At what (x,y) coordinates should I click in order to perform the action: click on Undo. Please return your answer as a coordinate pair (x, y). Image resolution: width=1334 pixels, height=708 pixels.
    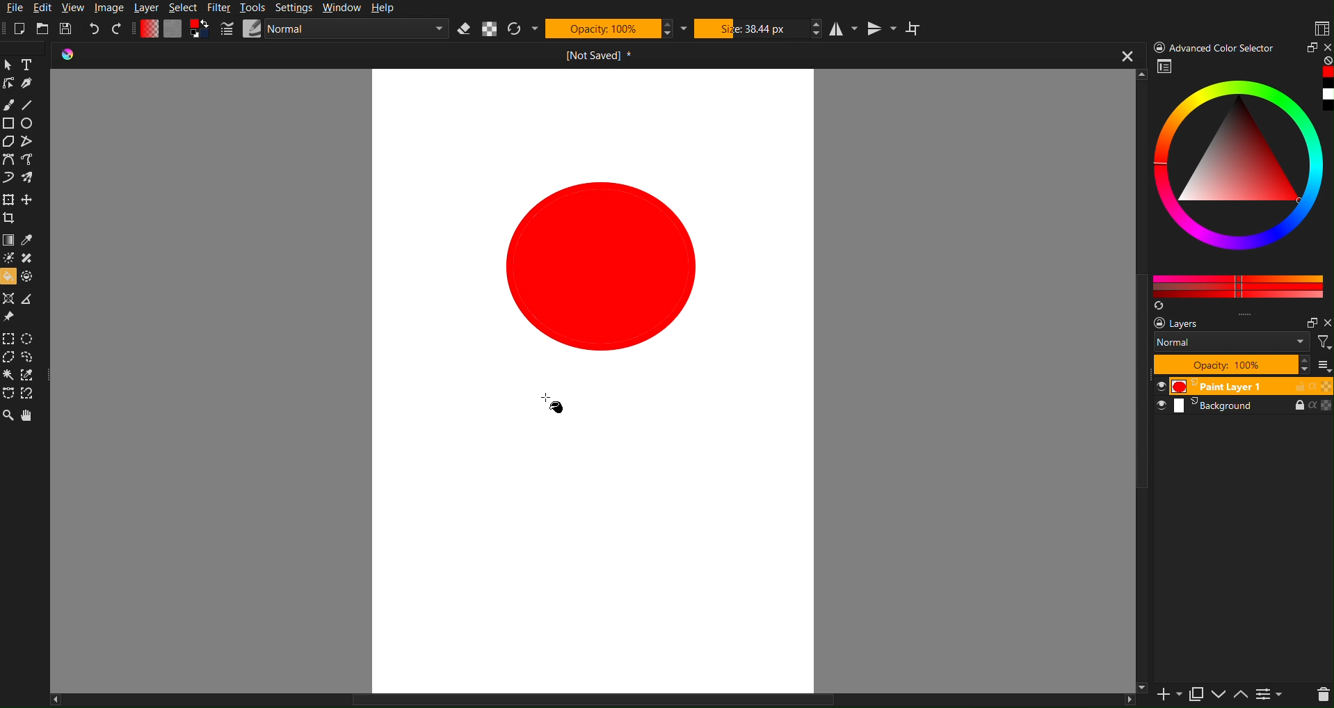
    Looking at the image, I should click on (94, 31).